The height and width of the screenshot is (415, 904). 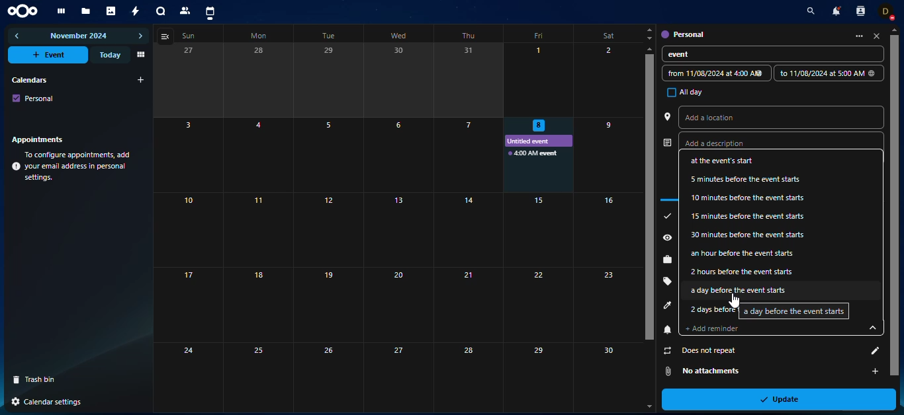 What do you see at coordinates (748, 252) in the screenshot?
I see `1 hr` at bounding box center [748, 252].